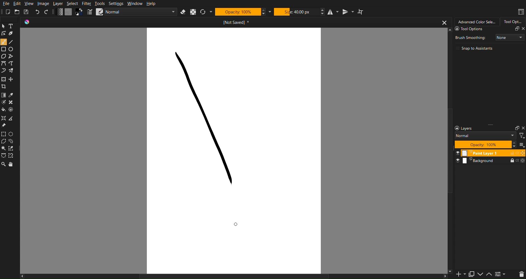 This screenshot has width=526, height=279. I want to click on Straight Line, so click(13, 56).